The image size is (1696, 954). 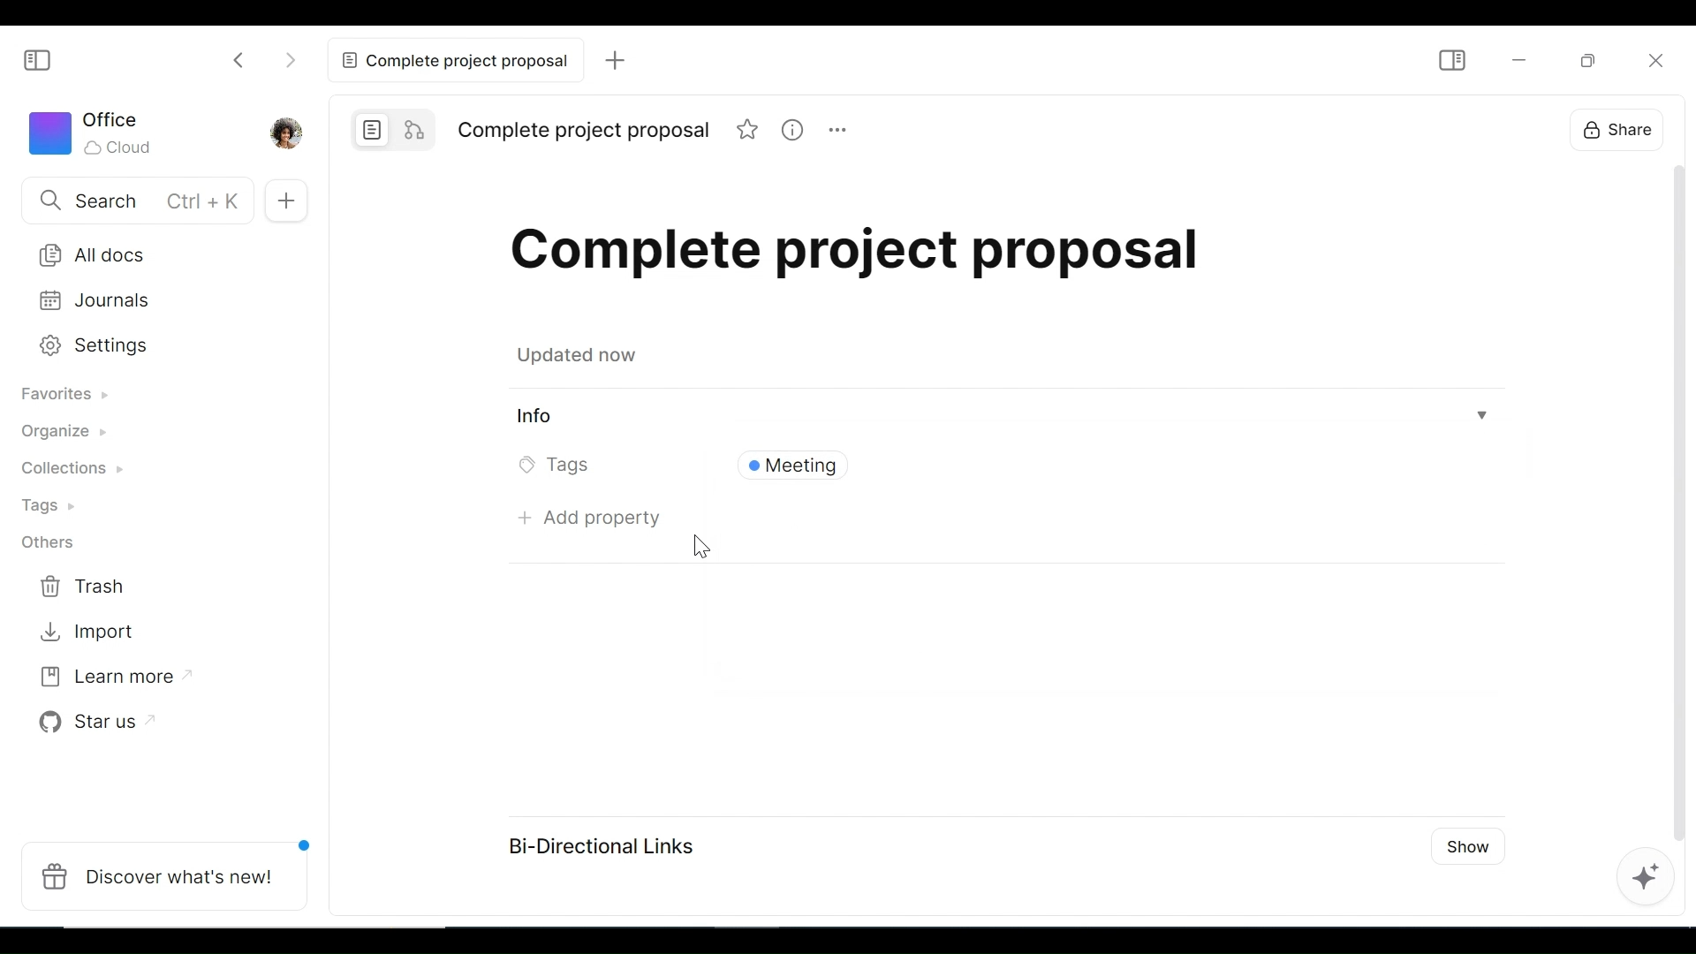 I want to click on Share, so click(x=1609, y=128).